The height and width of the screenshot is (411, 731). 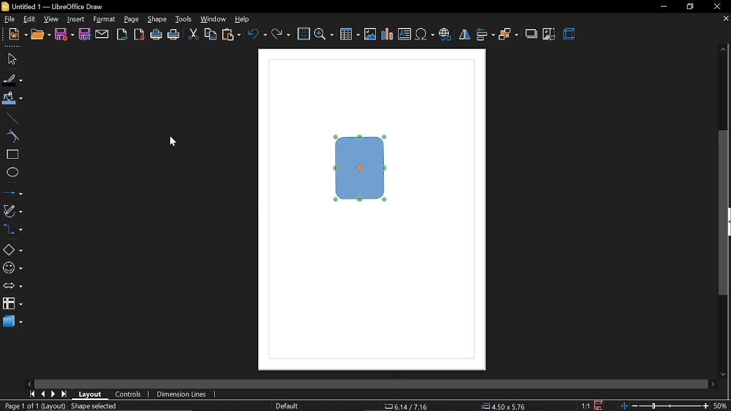 I want to click on basic shapes, so click(x=12, y=248).